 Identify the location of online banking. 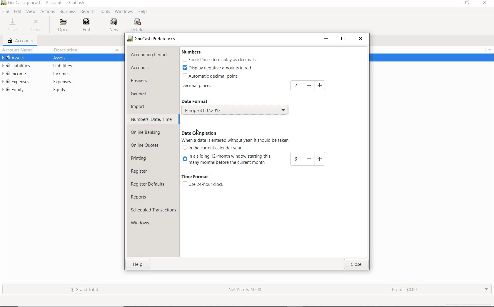
(149, 132).